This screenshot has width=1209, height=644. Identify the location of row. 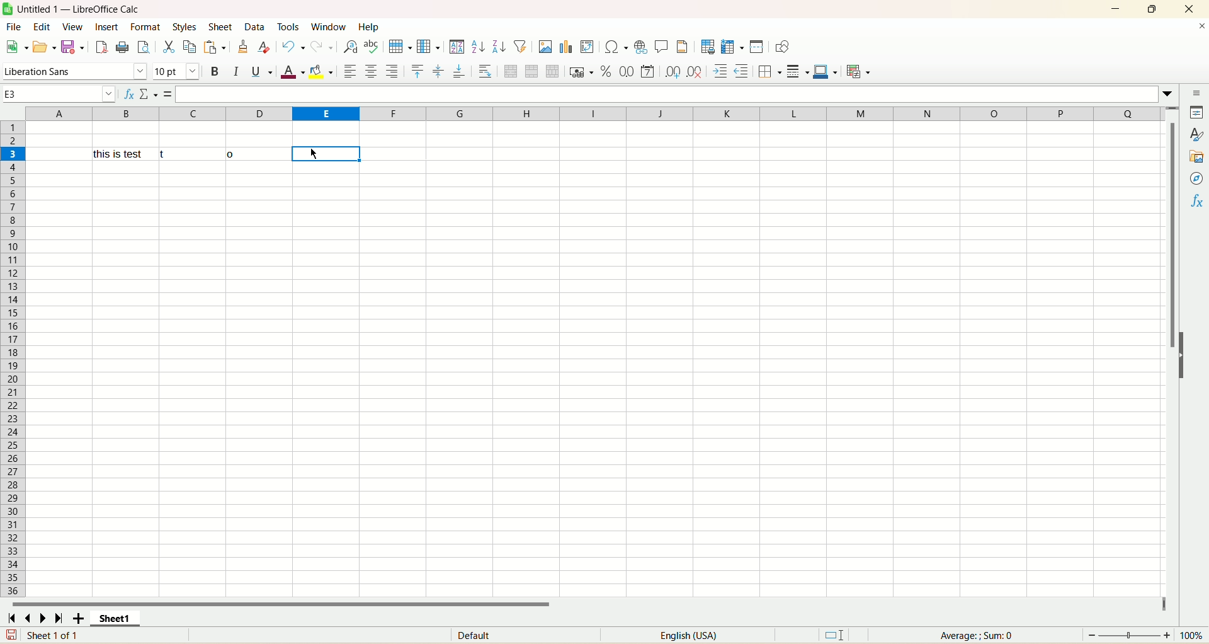
(401, 46).